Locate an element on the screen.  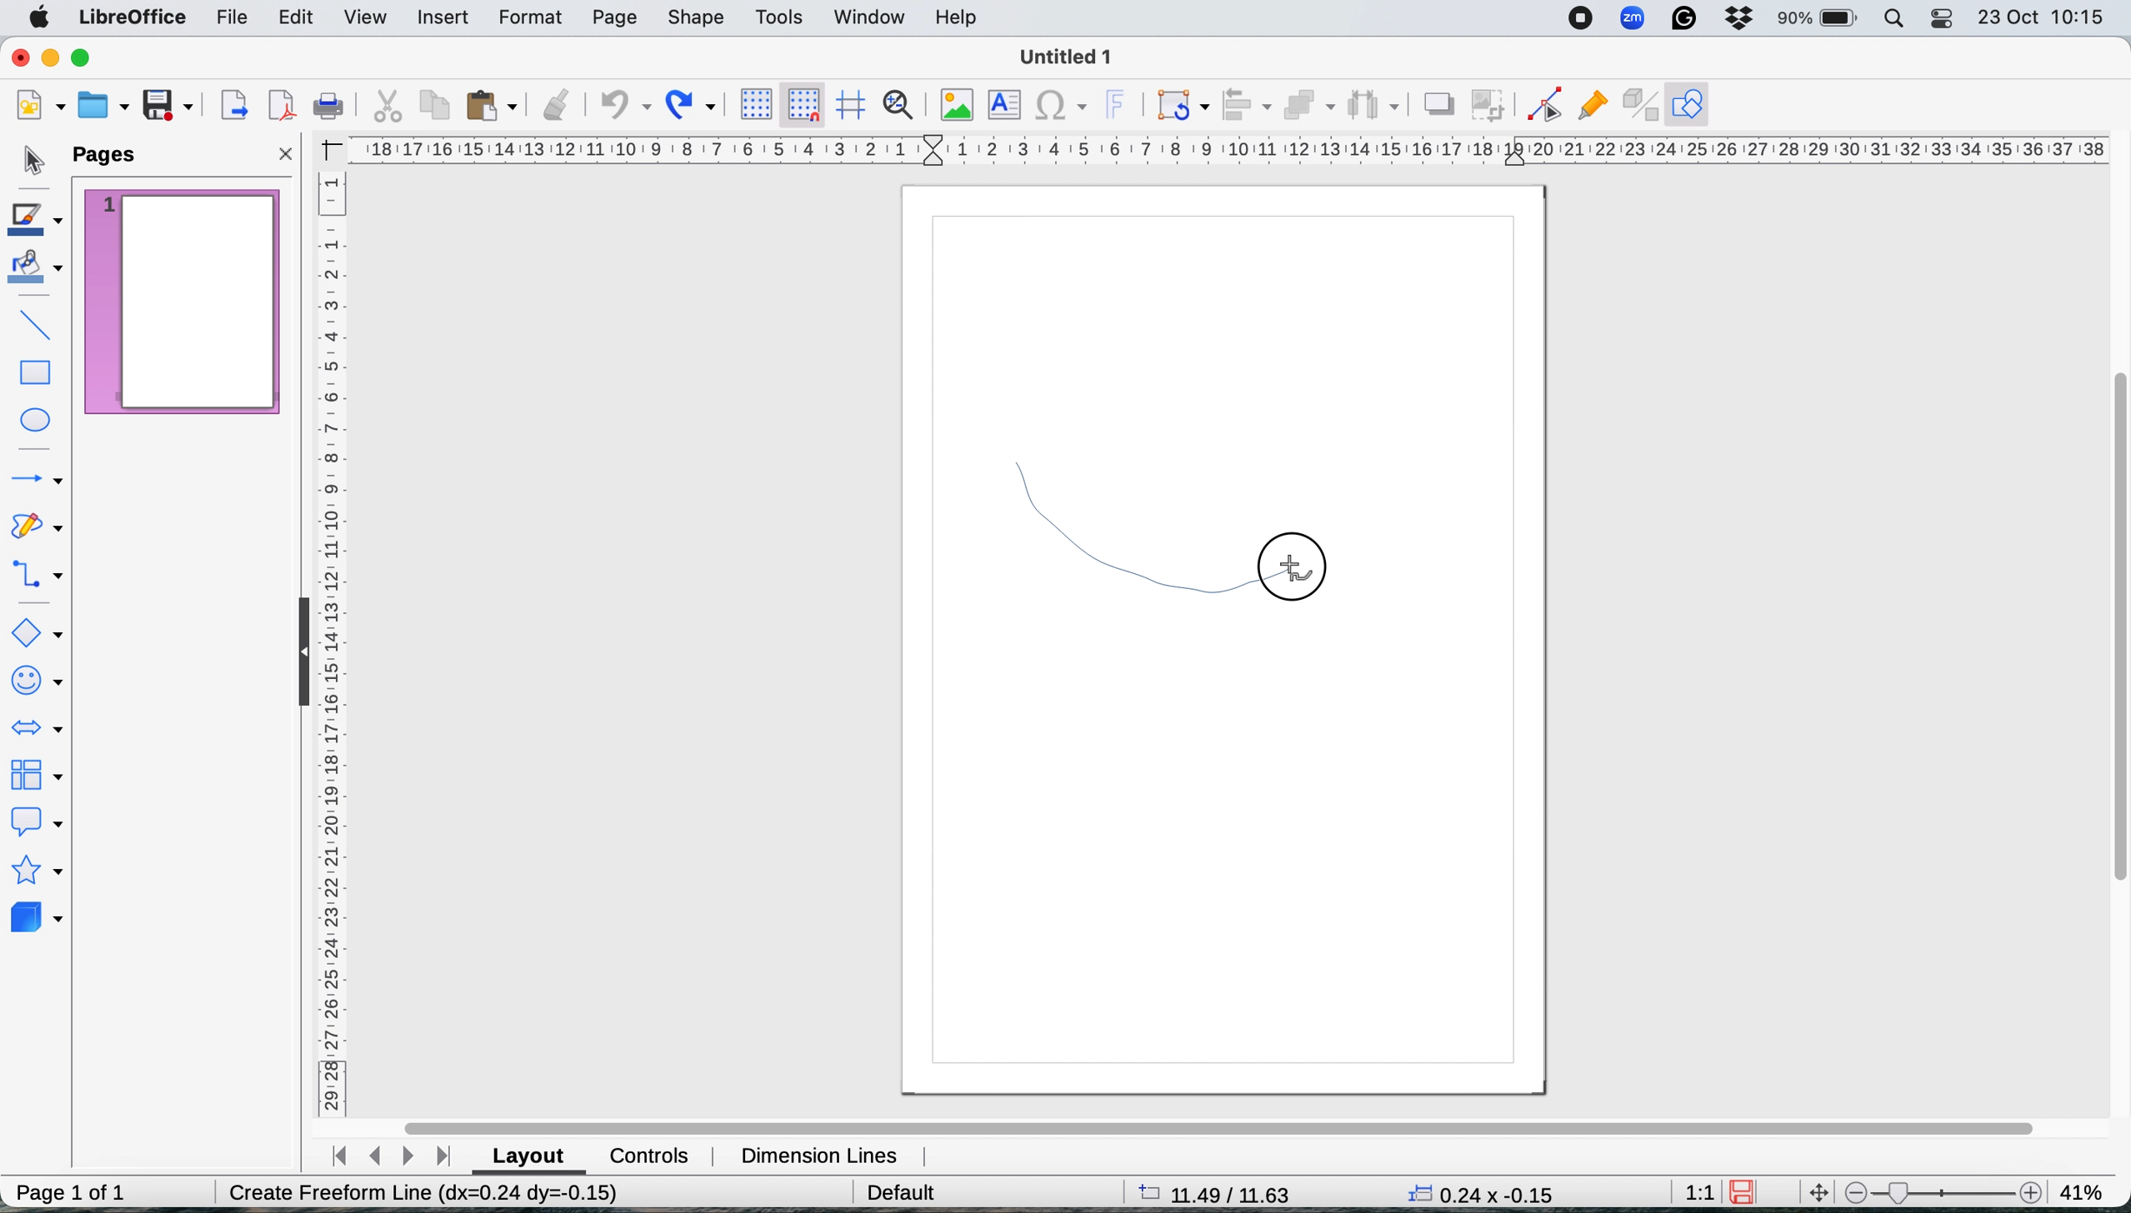
aspect ratio is located at coordinates (1694, 1191).